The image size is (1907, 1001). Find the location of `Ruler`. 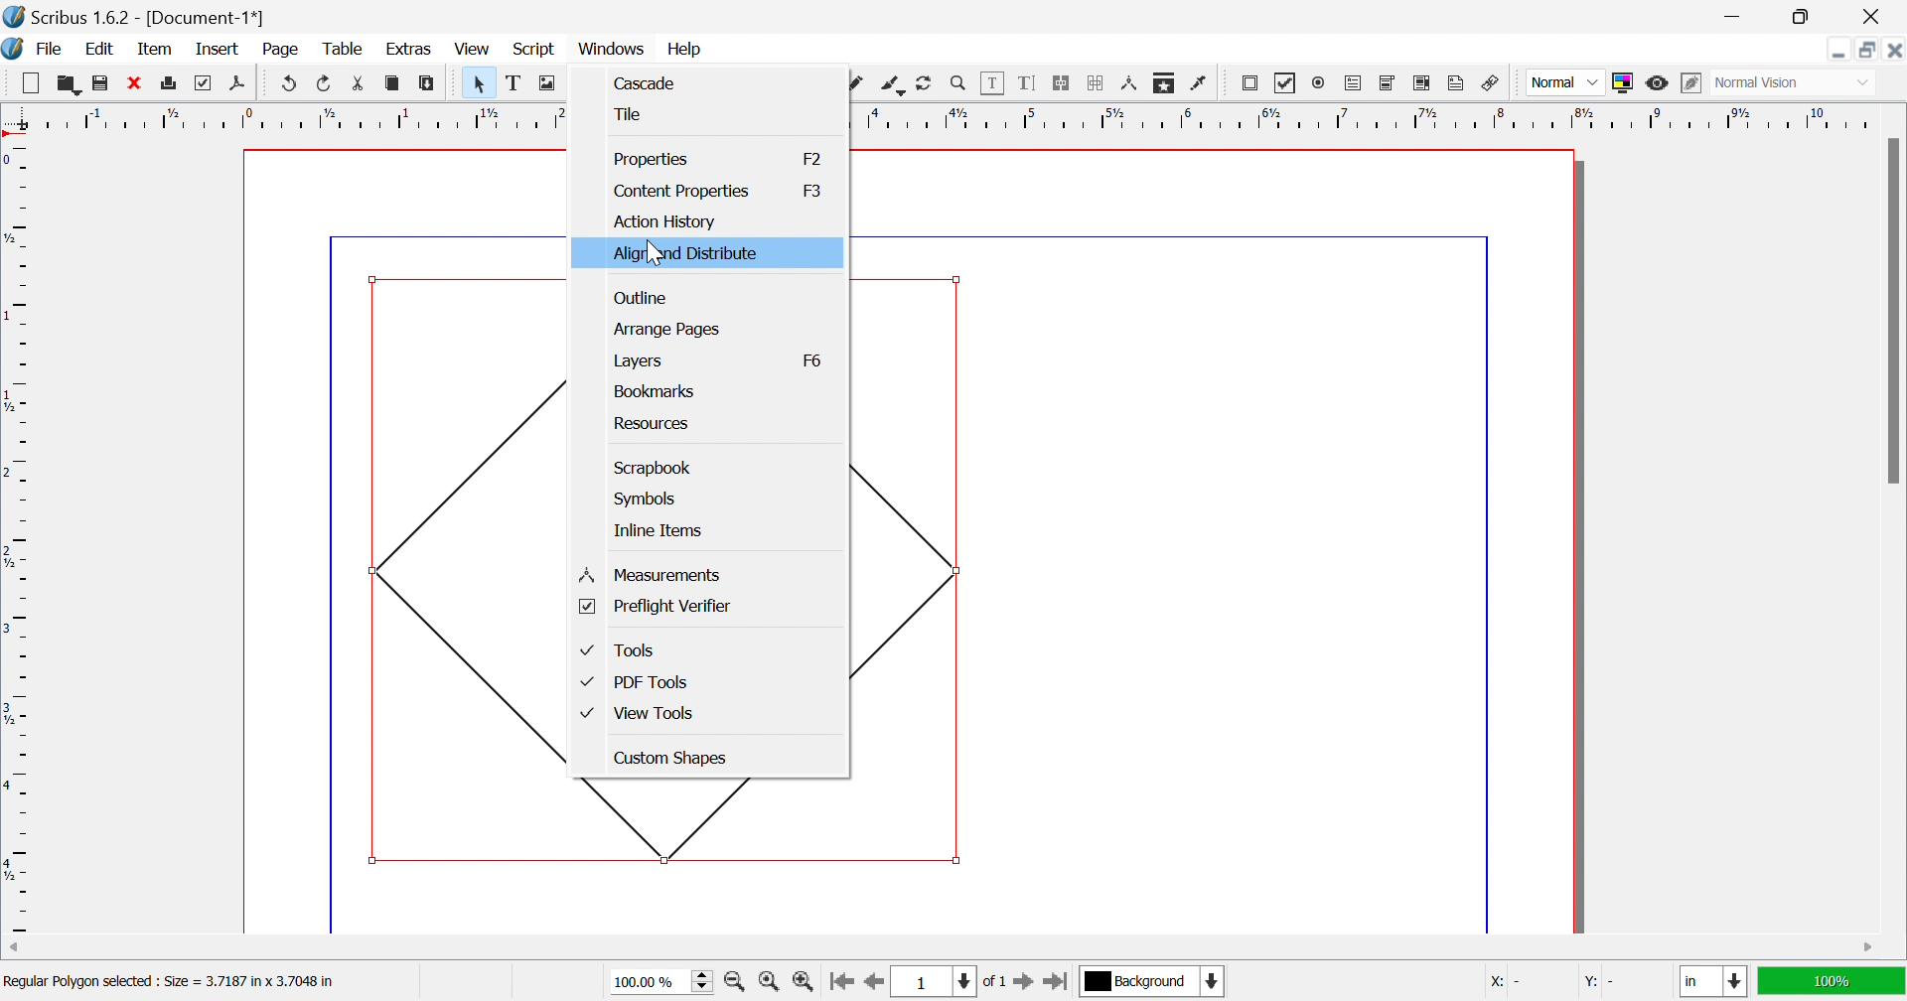

Ruler is located at coordinates (18, 536).